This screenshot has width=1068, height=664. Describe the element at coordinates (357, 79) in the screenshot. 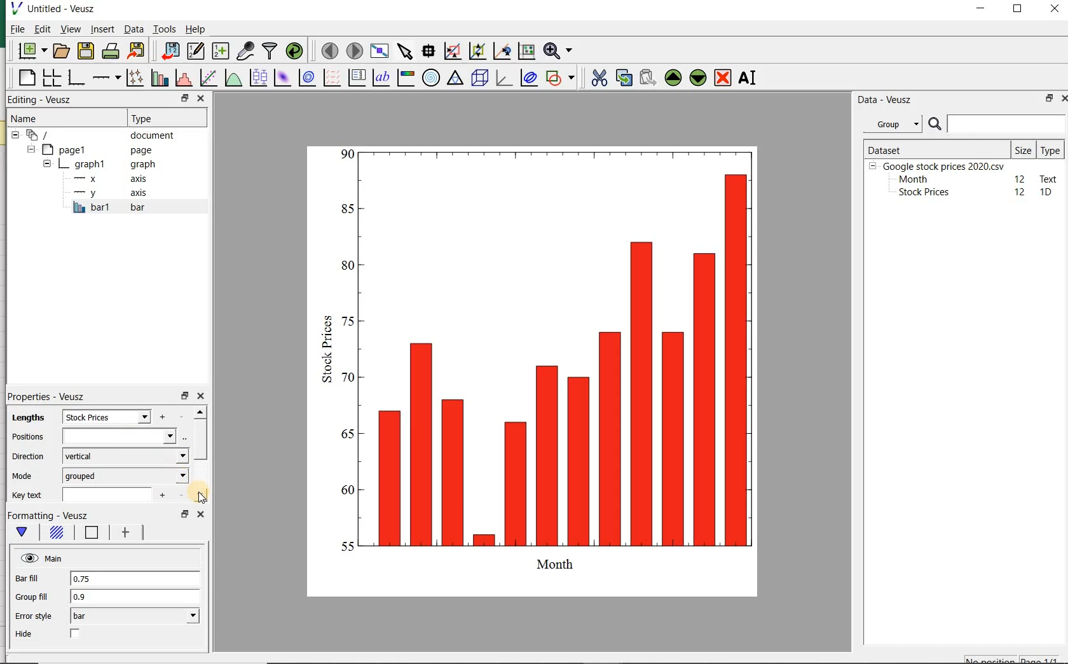

I see `plot key` at that location.